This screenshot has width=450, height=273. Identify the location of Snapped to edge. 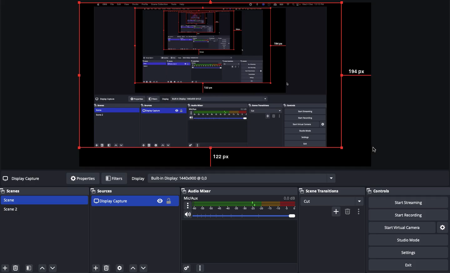
(212, 75).